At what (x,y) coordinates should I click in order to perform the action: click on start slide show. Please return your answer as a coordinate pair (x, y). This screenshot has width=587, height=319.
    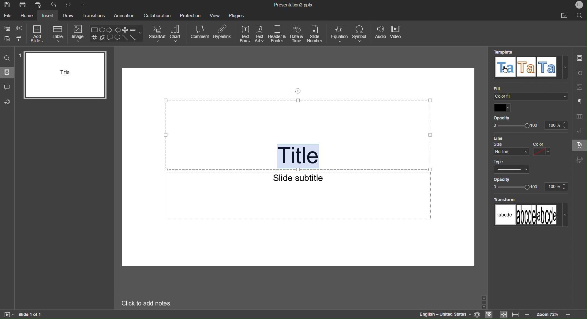
    Looking at the image, I should click on (9, 315).